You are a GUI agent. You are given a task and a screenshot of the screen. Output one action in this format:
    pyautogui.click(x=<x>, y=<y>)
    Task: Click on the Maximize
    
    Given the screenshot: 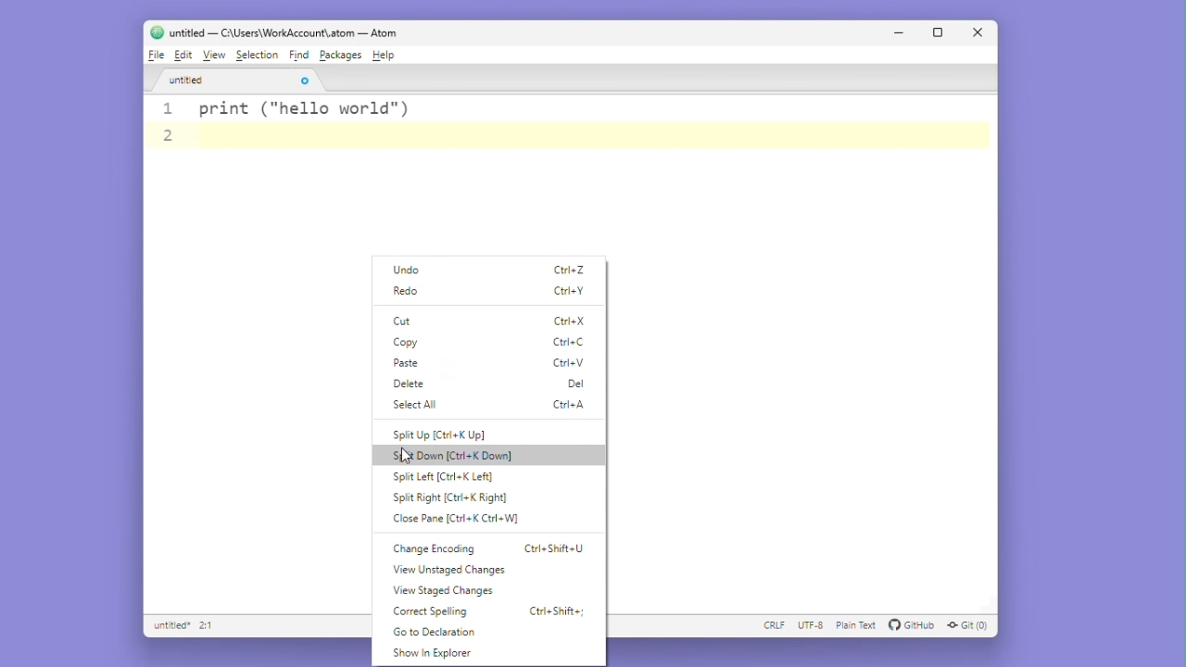 What is the action you would take?
    pyautogui.click(x=940, y=34)
    